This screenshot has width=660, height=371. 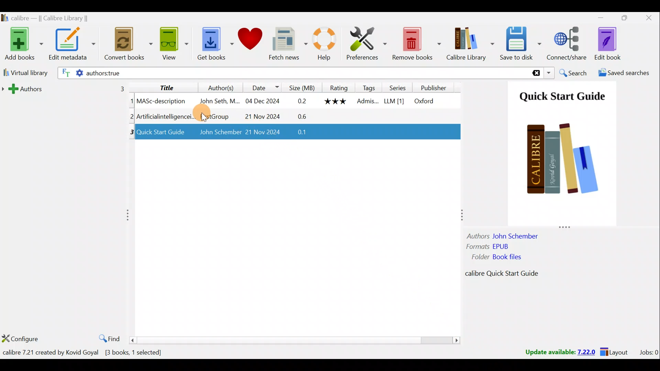 I want to click on Remove books, so click(x=416, y=44).